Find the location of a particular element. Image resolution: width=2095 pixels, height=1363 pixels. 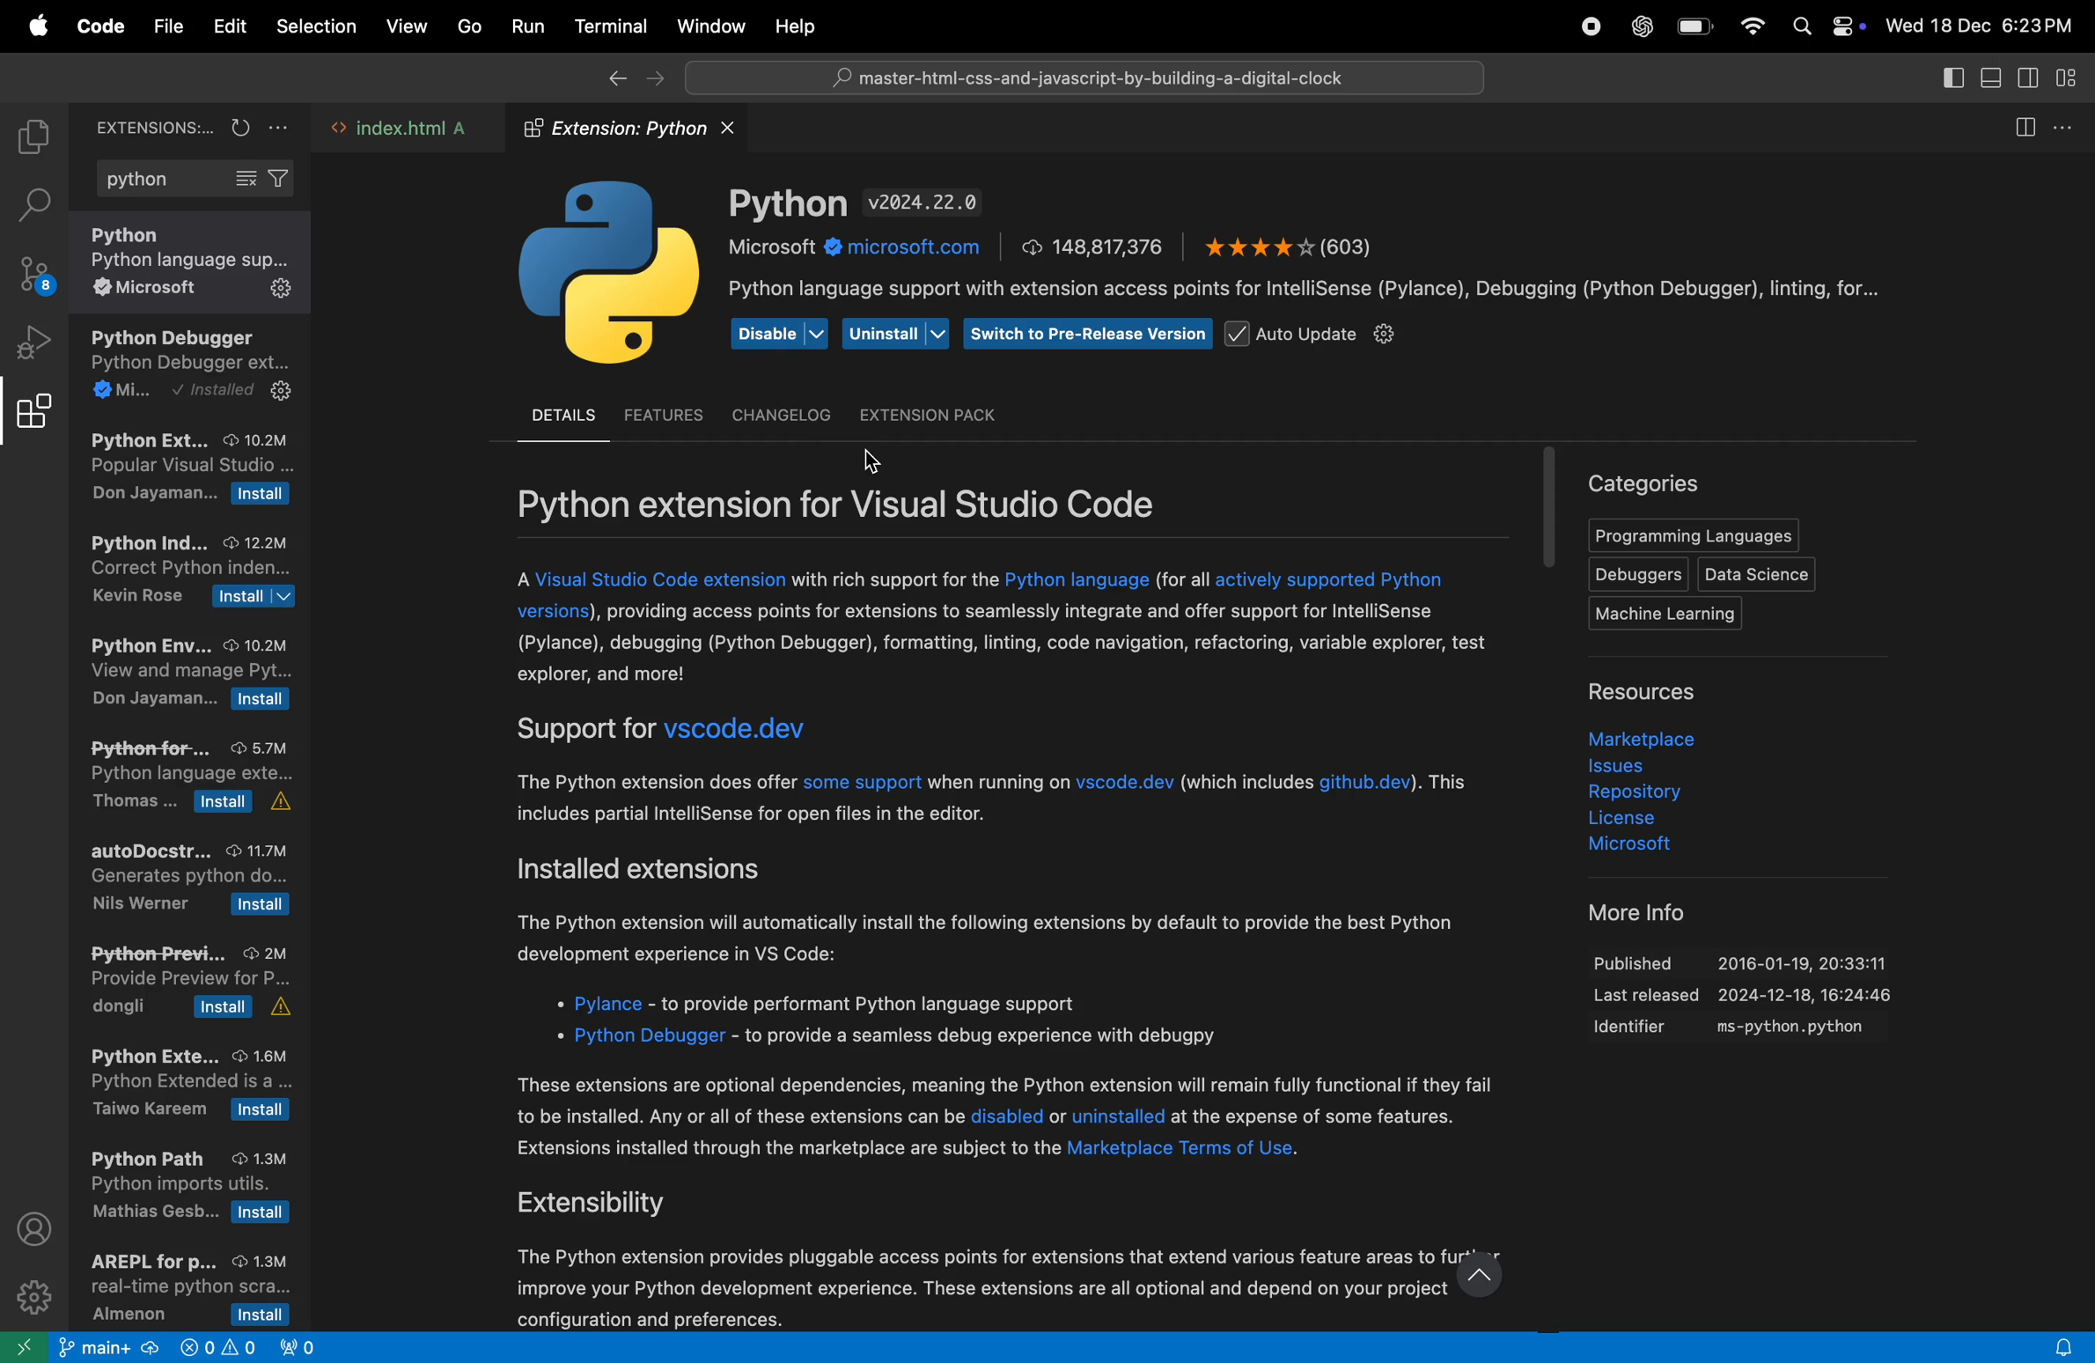

uninstall is located at coordinates (896, 332).